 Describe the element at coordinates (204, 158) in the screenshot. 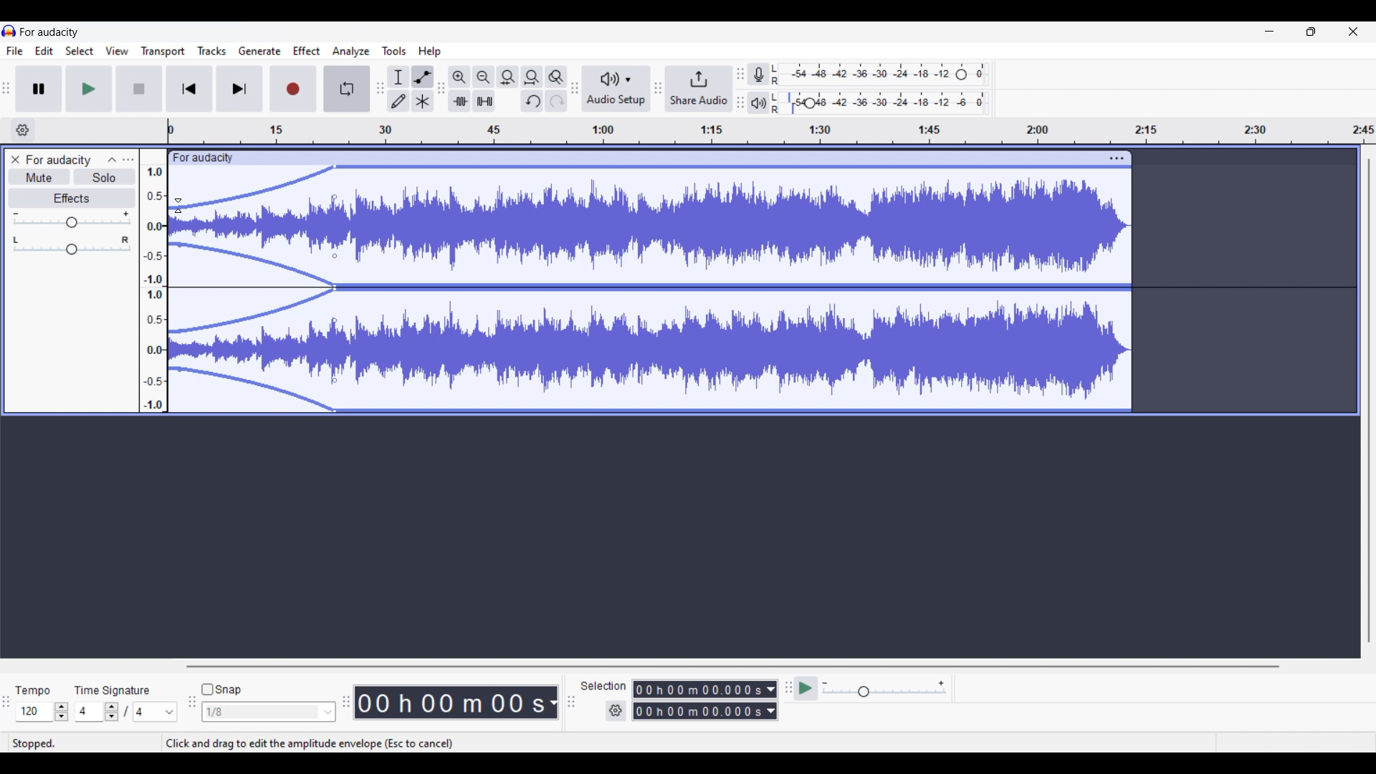

I see `for audacity` at that location.